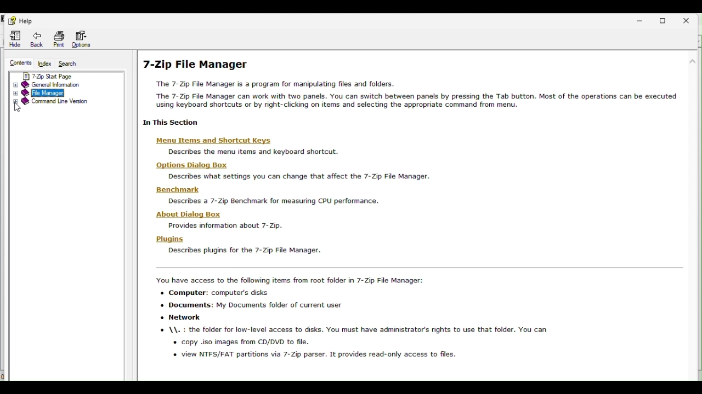 The width and height of the screenshot is (702, 394). I want to click on ‘Menu Items and Shortcut Keys, so click(214, 141).